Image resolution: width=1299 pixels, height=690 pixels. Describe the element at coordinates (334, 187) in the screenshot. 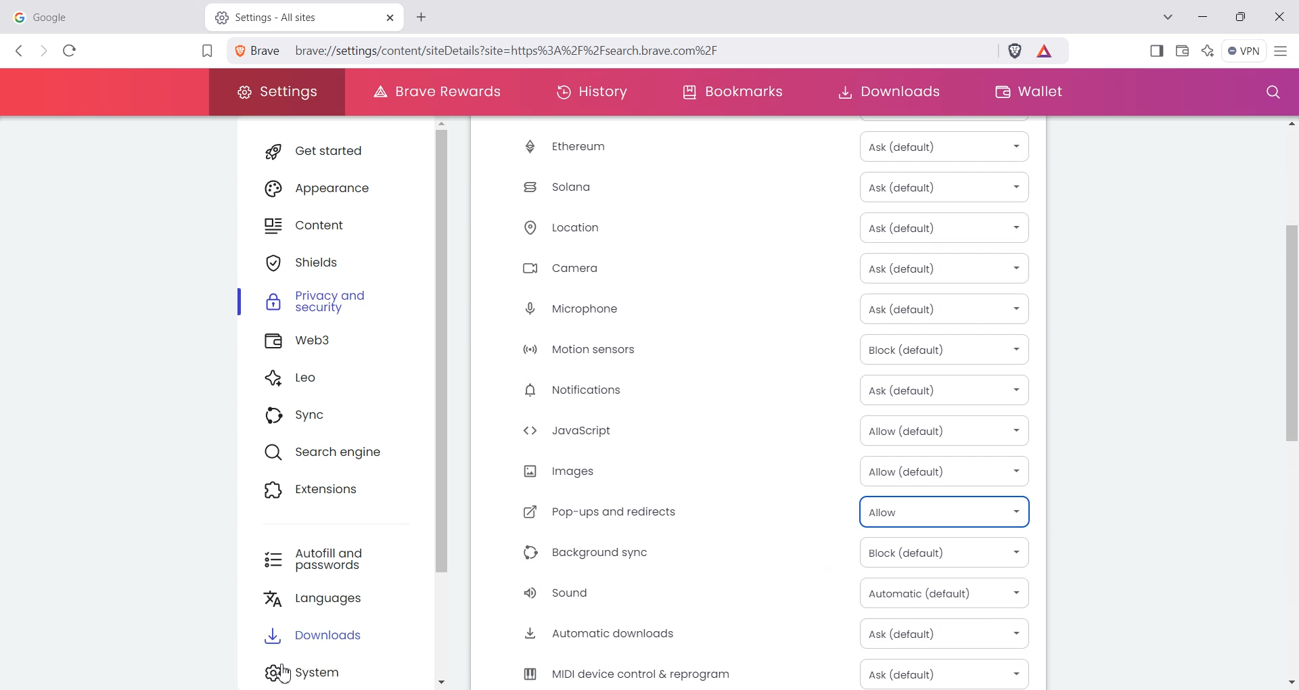

I see `Appearance` at that location.